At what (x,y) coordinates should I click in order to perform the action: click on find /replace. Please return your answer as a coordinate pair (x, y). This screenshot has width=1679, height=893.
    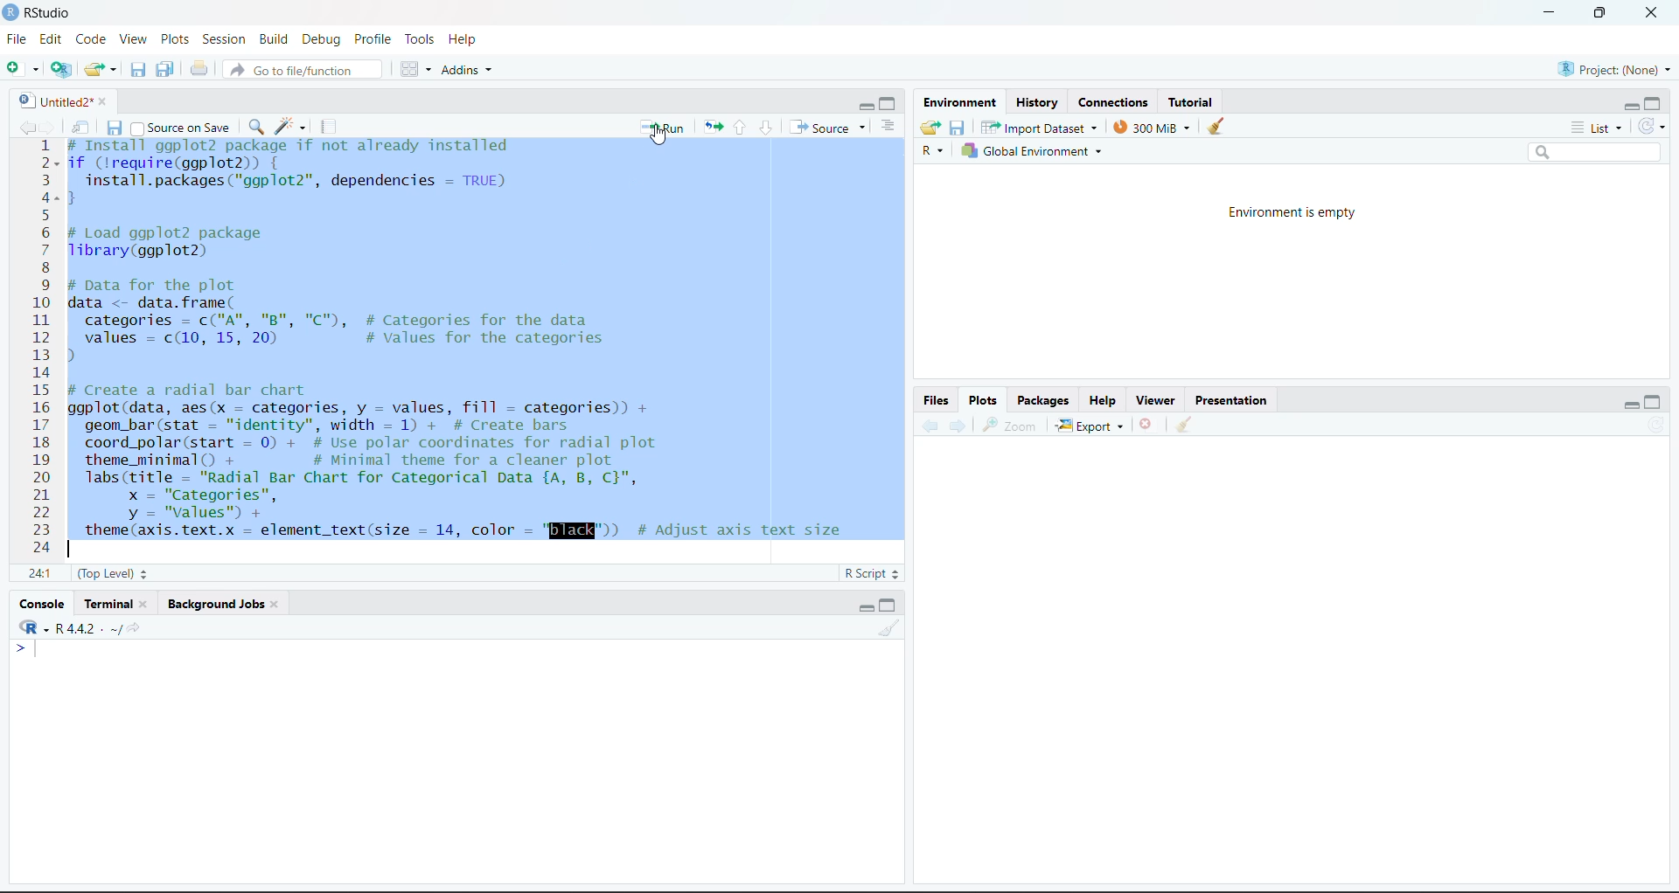
    Looking at the image, I should click on (254, 127).